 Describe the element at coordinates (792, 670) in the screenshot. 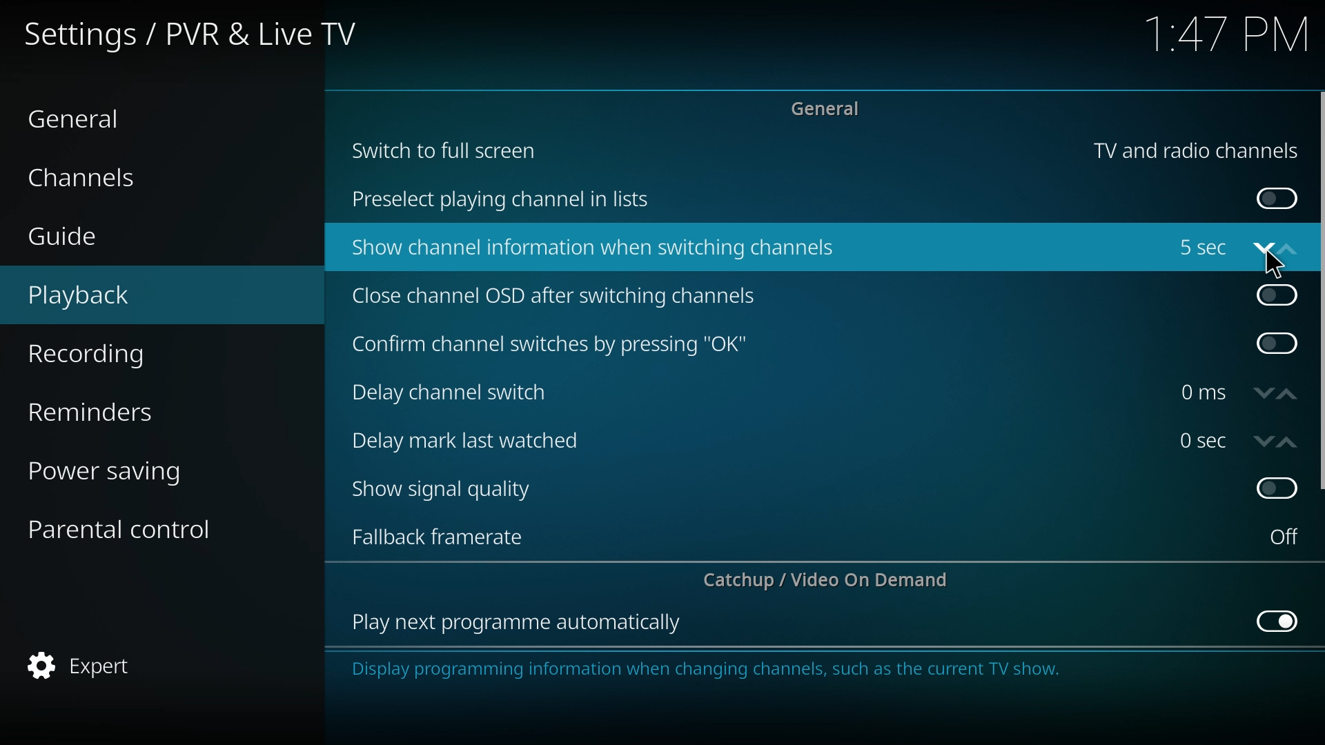

I see `info` at that location.